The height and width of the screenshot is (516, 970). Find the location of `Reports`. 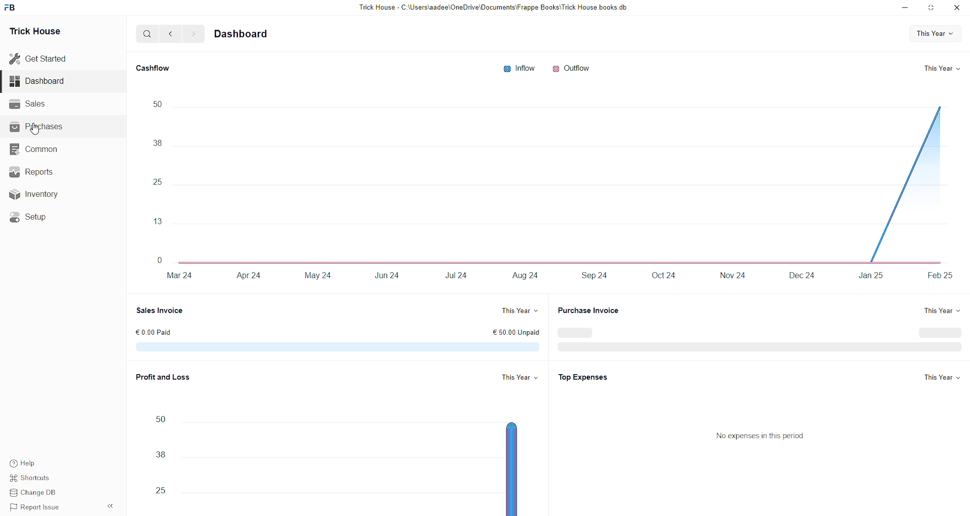

Reports is located at coordinates (31, 171).